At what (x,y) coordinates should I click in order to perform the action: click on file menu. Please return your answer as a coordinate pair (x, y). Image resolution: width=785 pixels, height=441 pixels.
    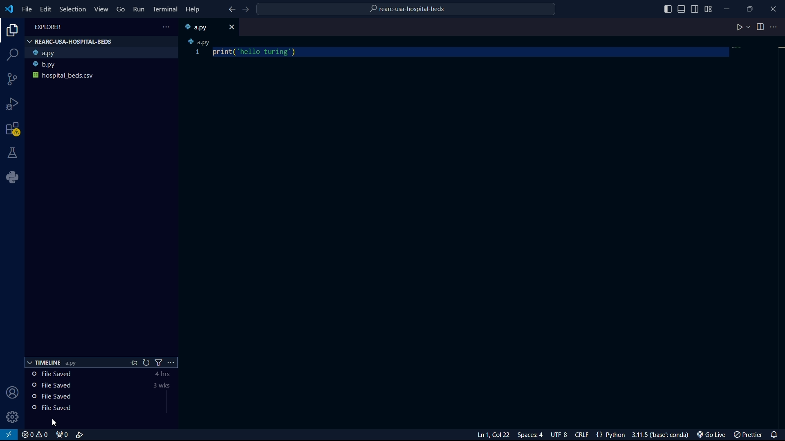
    Looking at the image, I should click on (27, 9).